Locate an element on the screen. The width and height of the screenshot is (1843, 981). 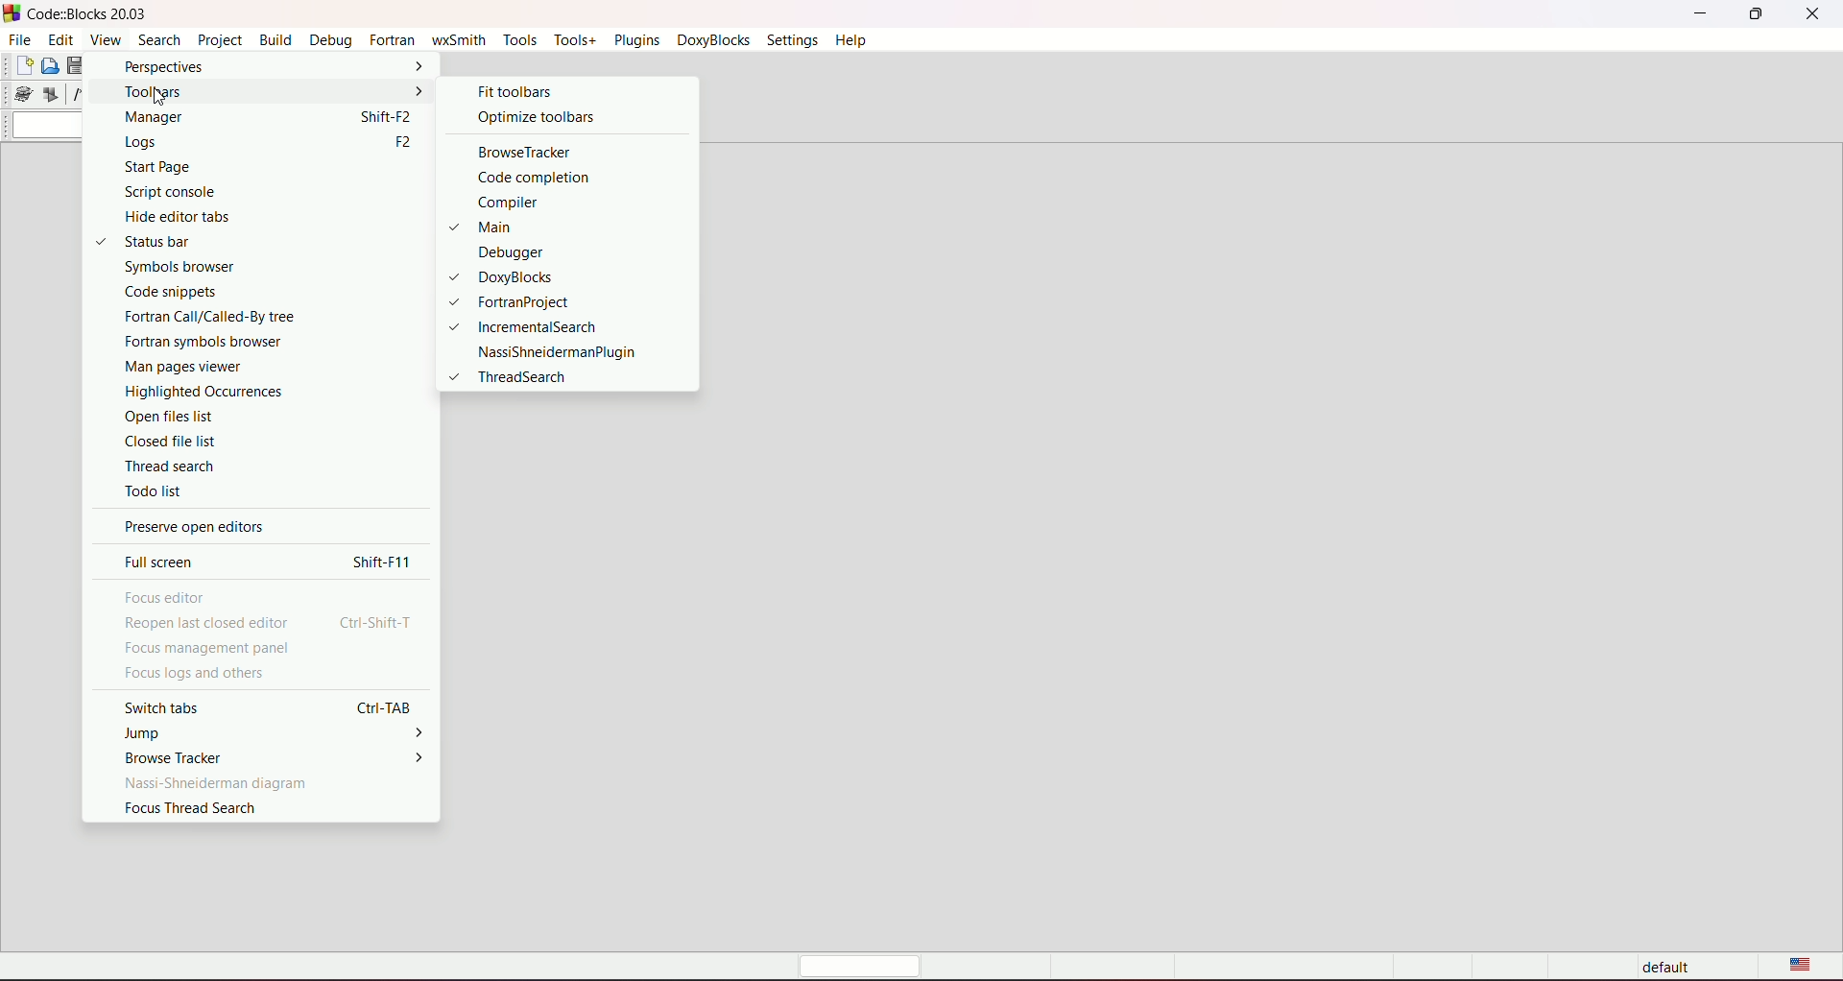
hide editor tabs is located at coordinates (237, 216).